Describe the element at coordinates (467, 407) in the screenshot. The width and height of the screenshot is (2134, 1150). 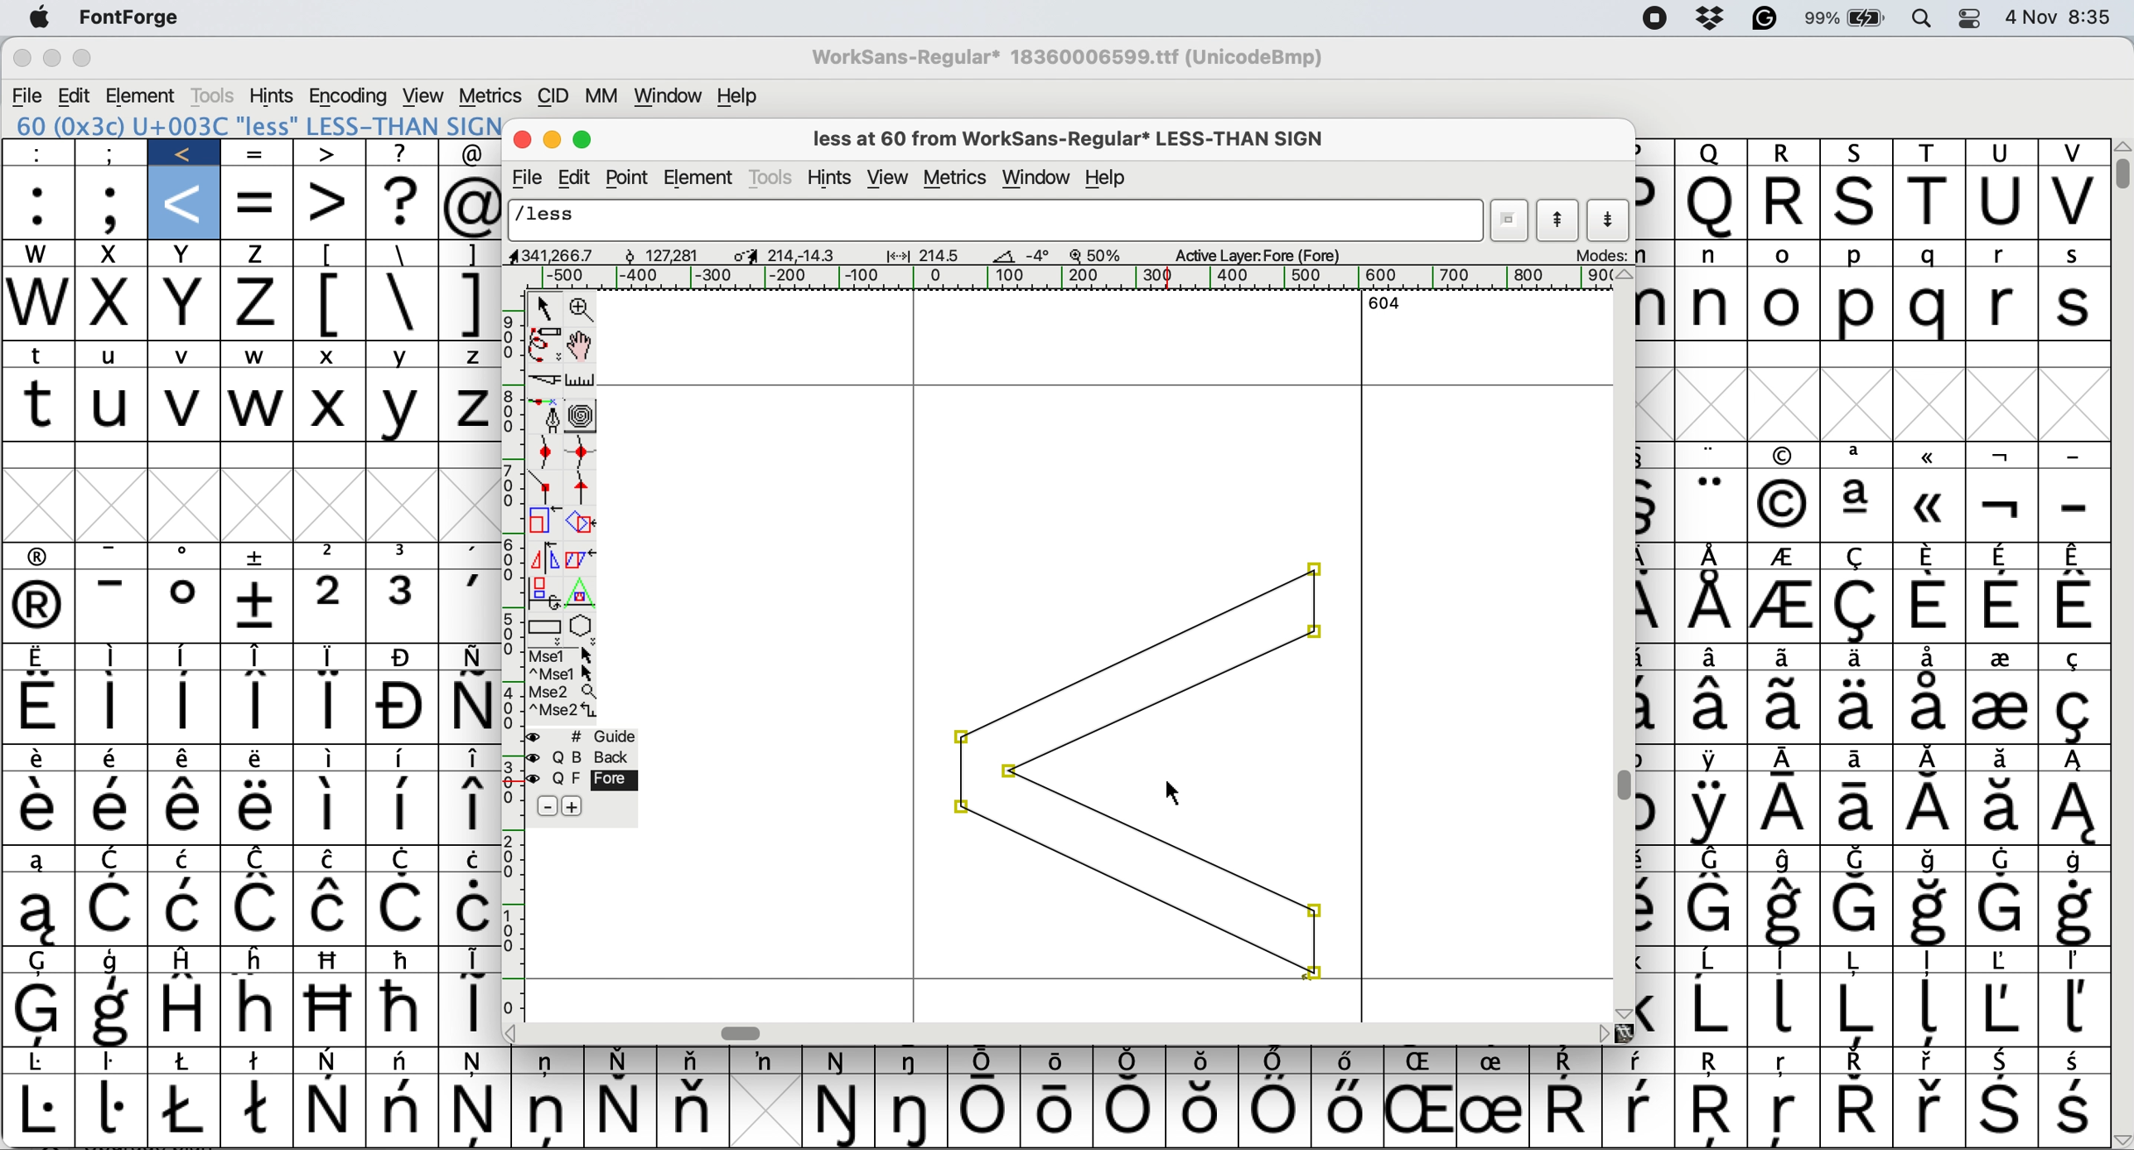
I see `Z` at that location.